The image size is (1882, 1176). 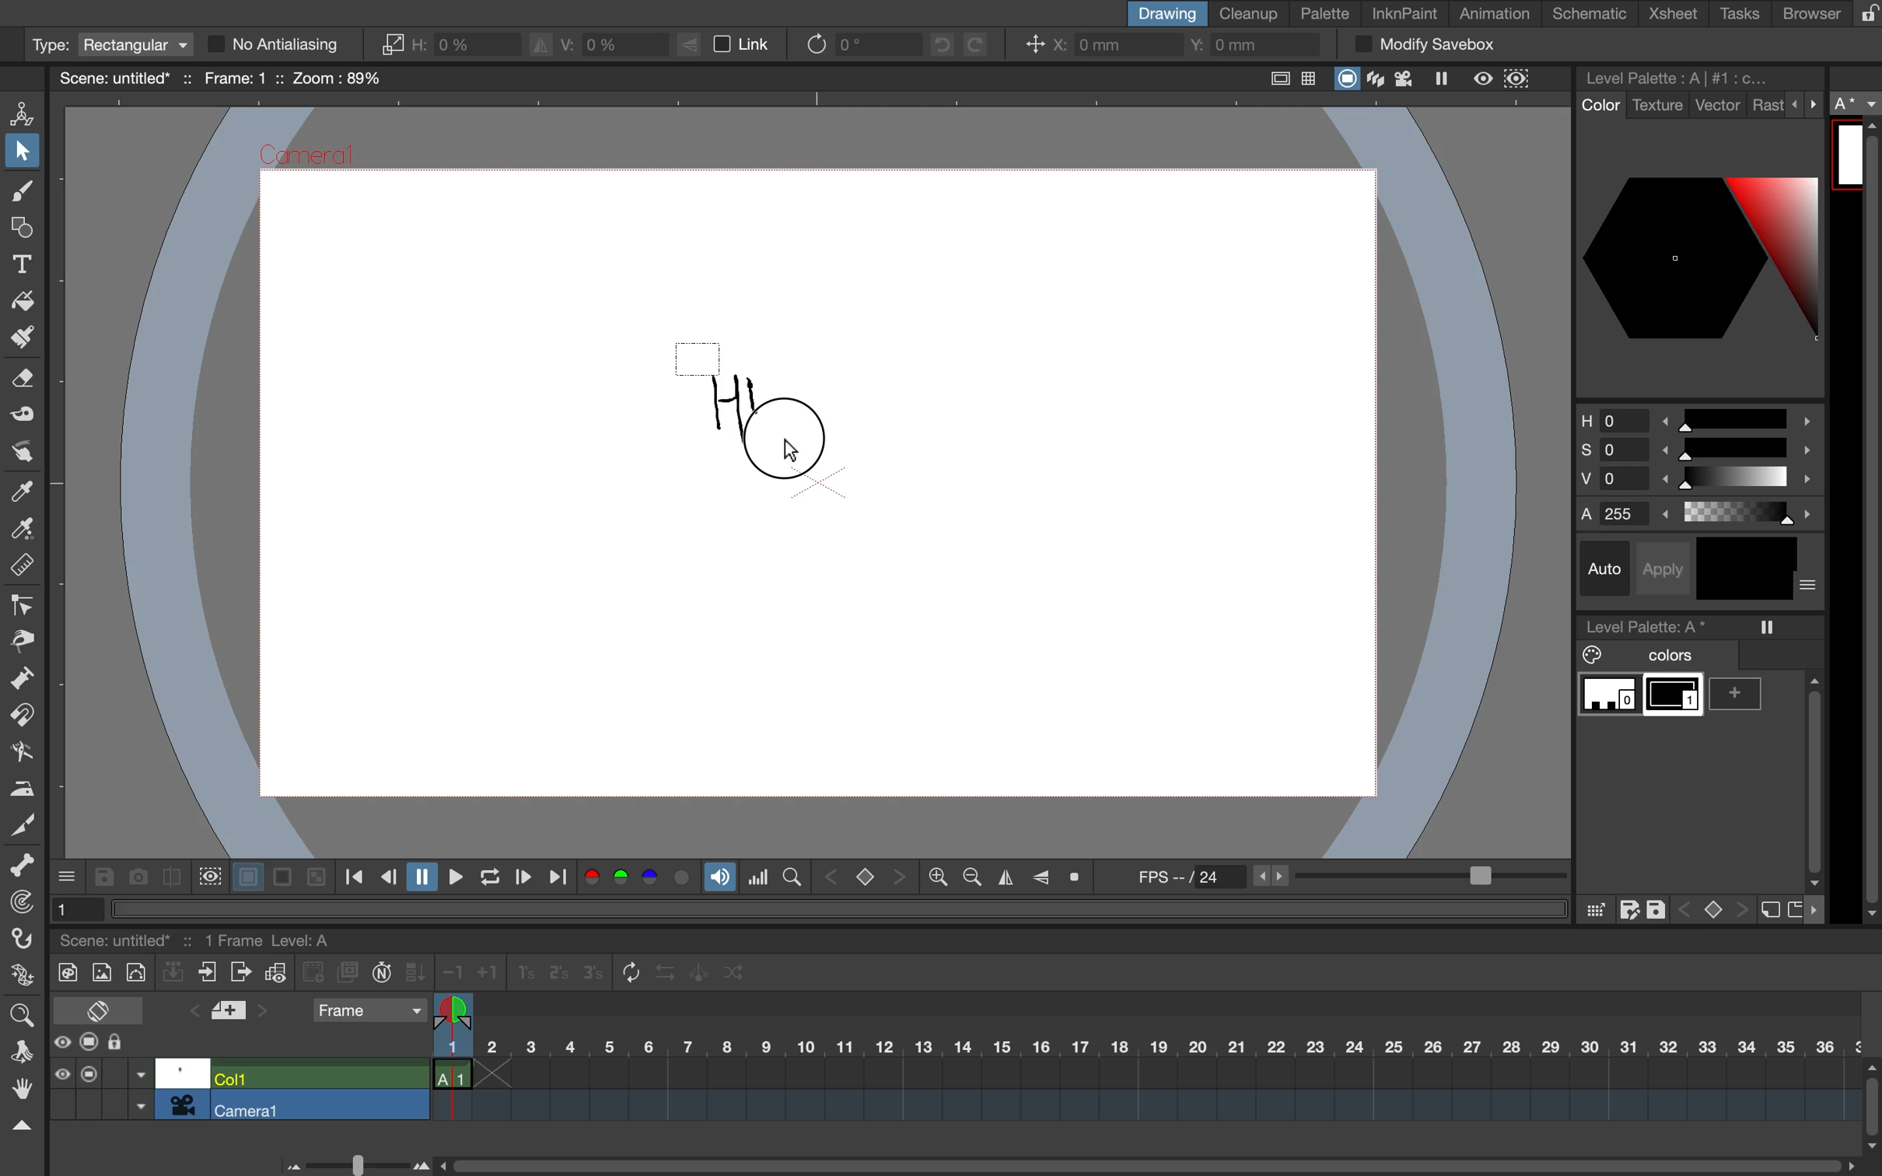 I want to click on tracker tool, so click(x=18, y=905).